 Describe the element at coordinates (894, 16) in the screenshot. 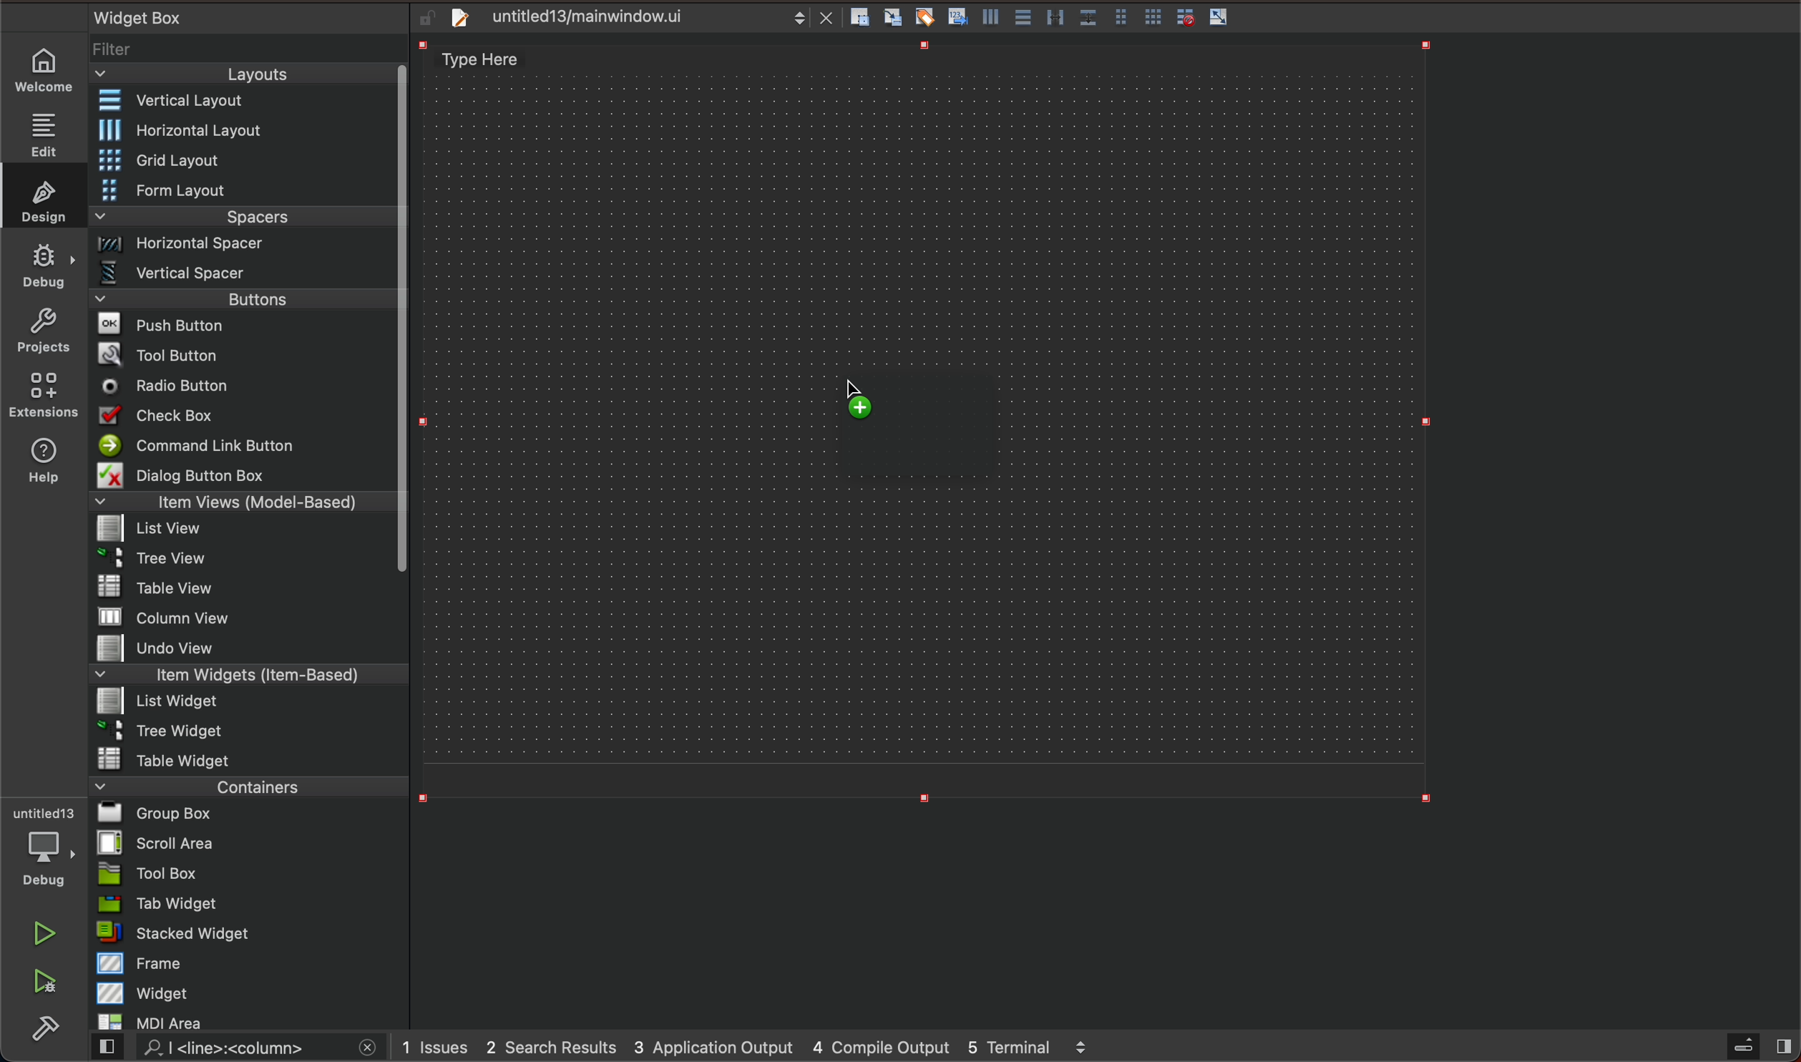

I see `` at that location.